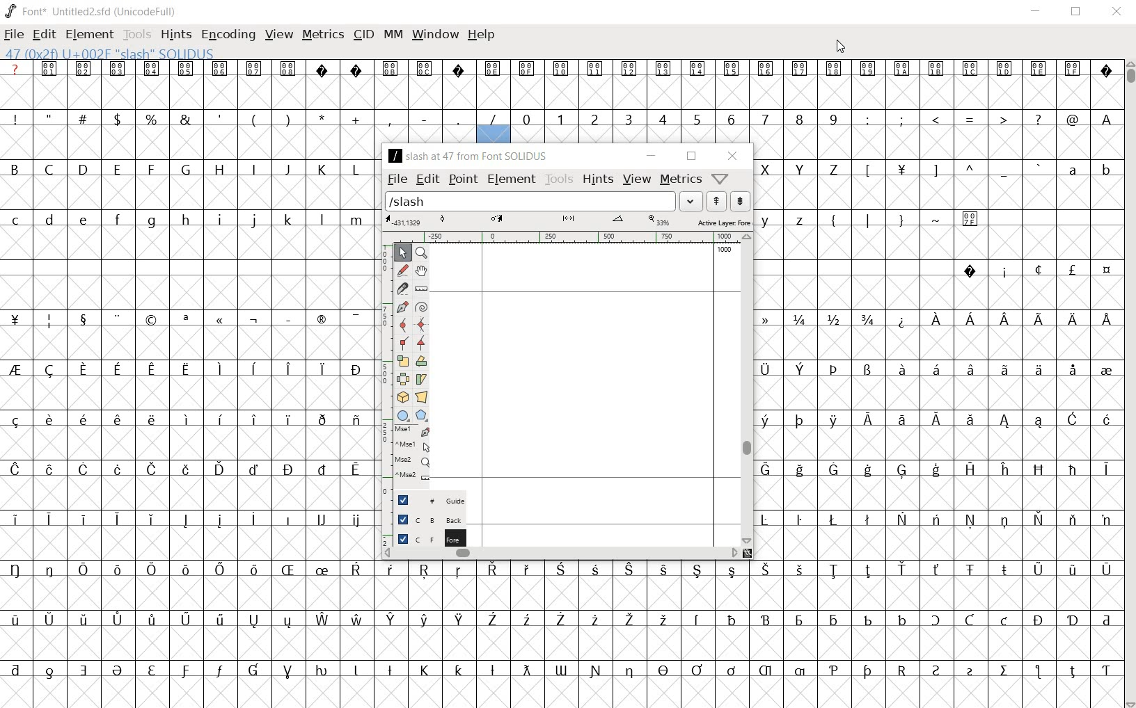 The image size is (1136, 708). I want to click on MINIMIZE, so click(1035, 13).